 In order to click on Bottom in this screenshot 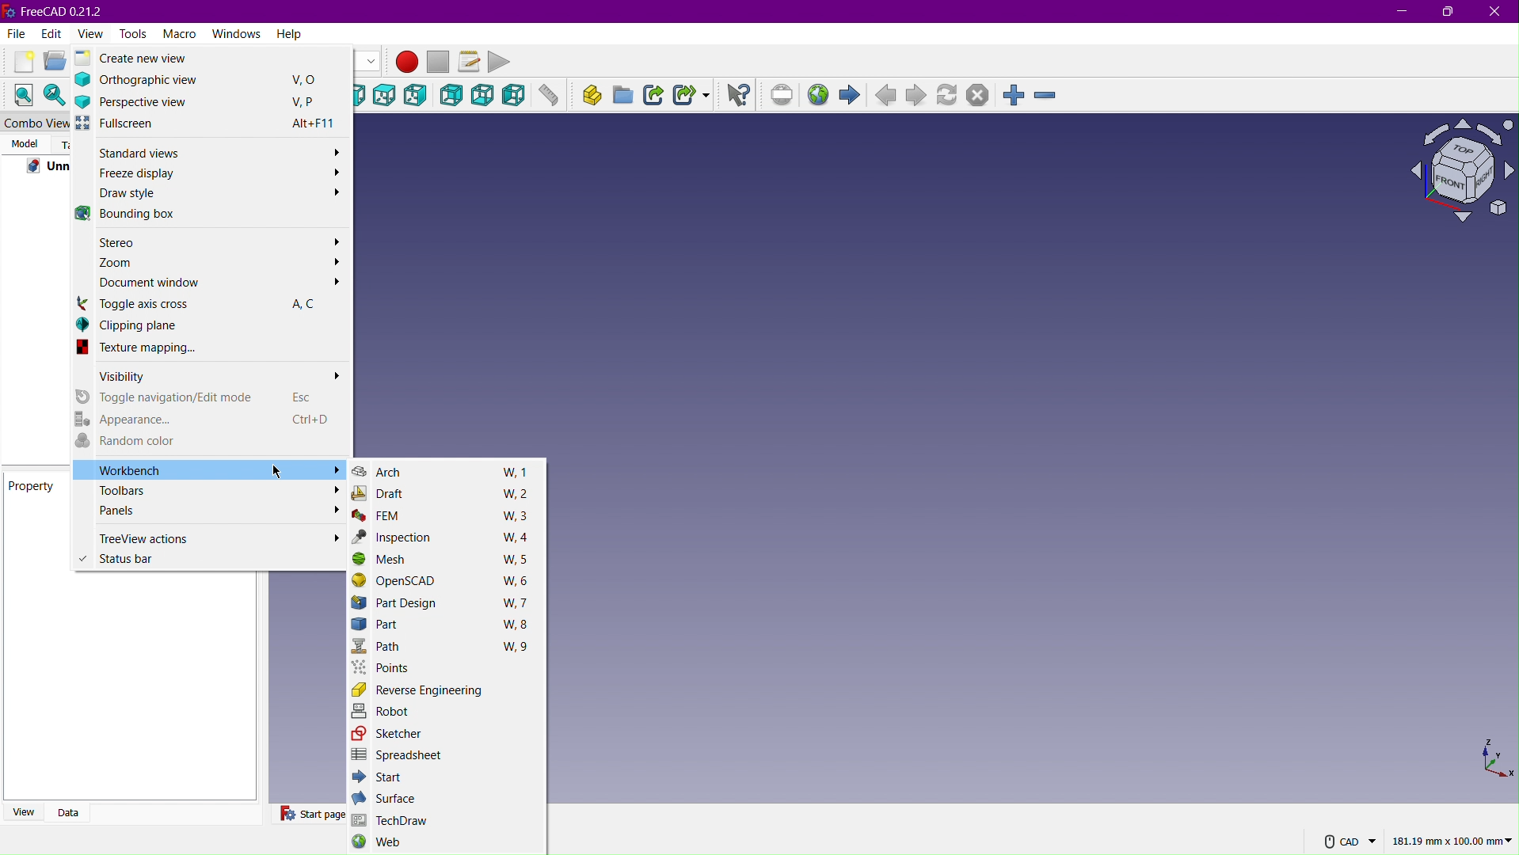, I will do `click(484, 96)`.